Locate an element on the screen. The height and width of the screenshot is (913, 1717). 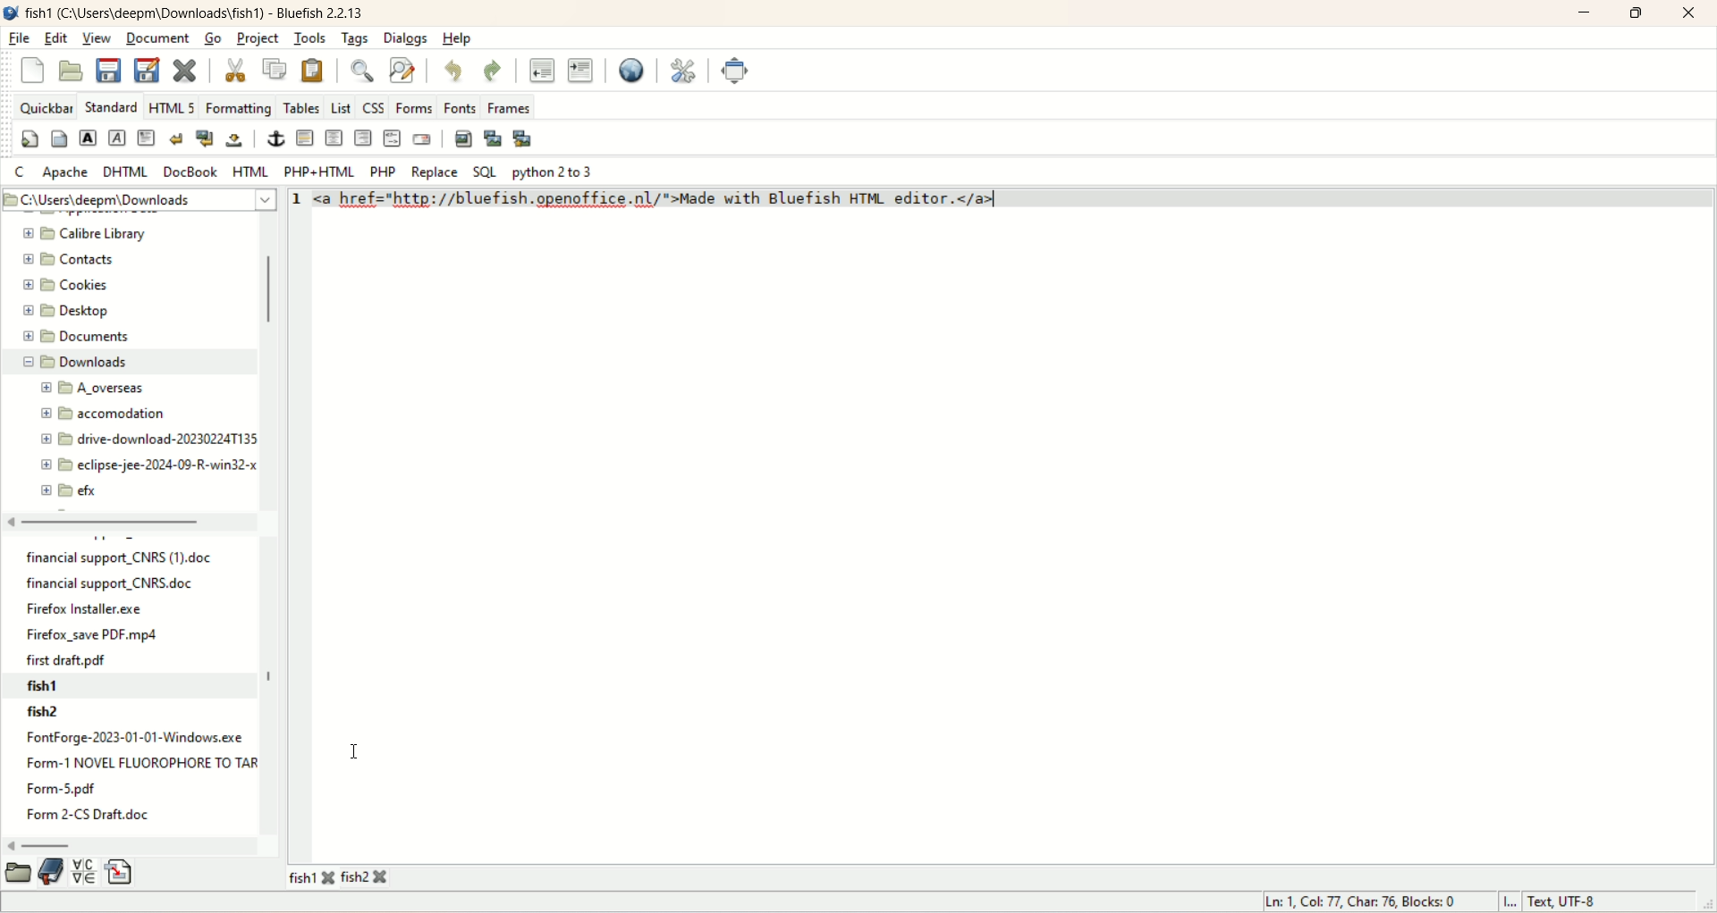
break and clear is located at coordinates (203, 139).